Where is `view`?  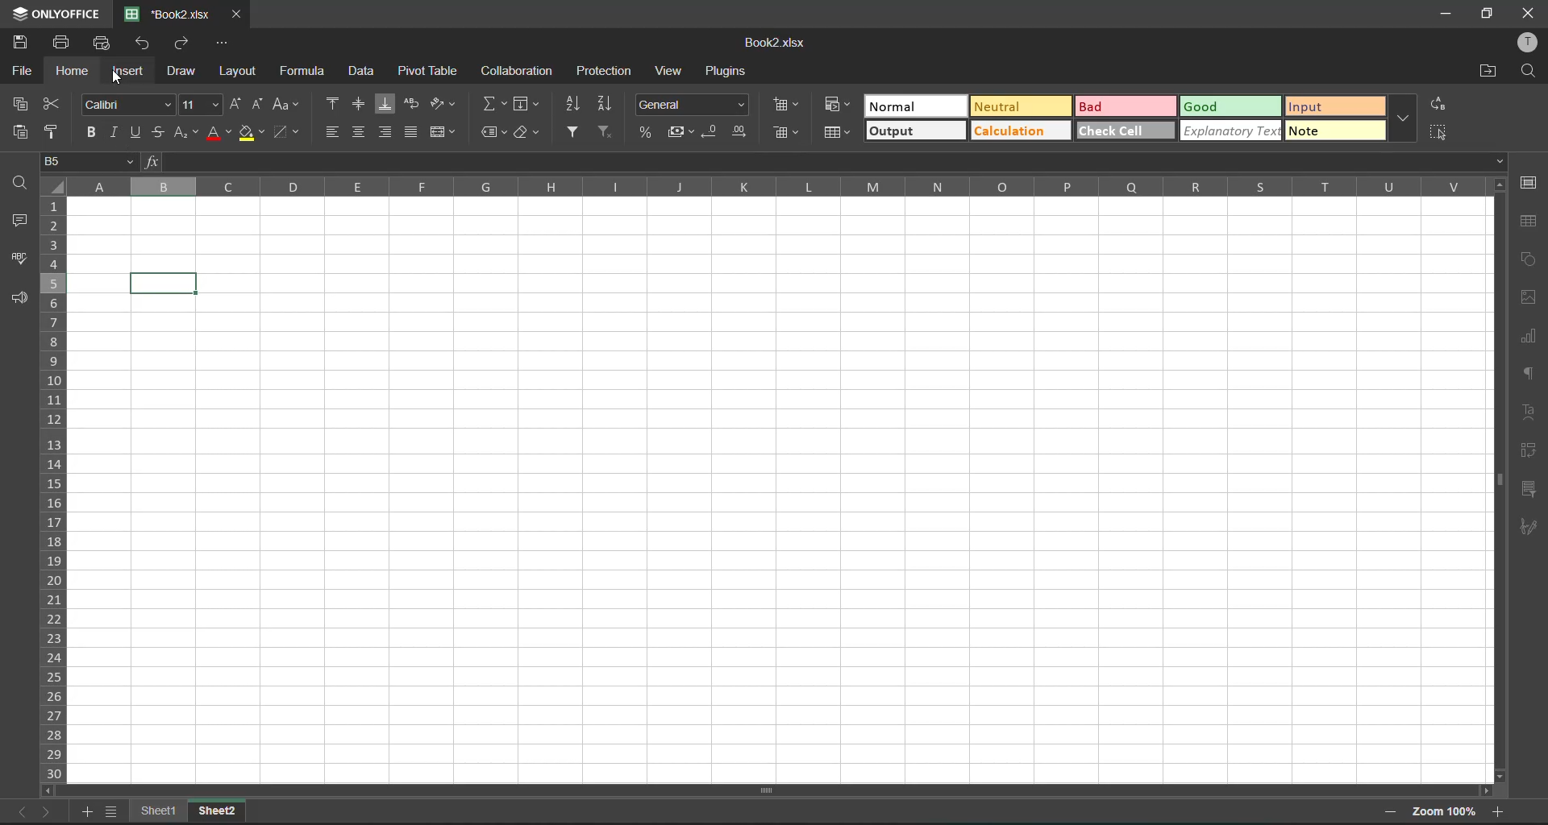 view is located at coordinates (672, 73).